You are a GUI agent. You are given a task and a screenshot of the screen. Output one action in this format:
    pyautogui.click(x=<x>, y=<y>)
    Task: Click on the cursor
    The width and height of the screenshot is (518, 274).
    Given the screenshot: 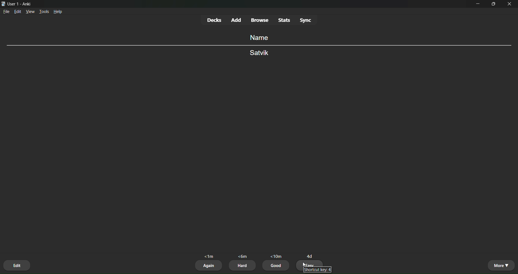 What is the action you would take?
    pyautogui.click(x=304, y=264)
    